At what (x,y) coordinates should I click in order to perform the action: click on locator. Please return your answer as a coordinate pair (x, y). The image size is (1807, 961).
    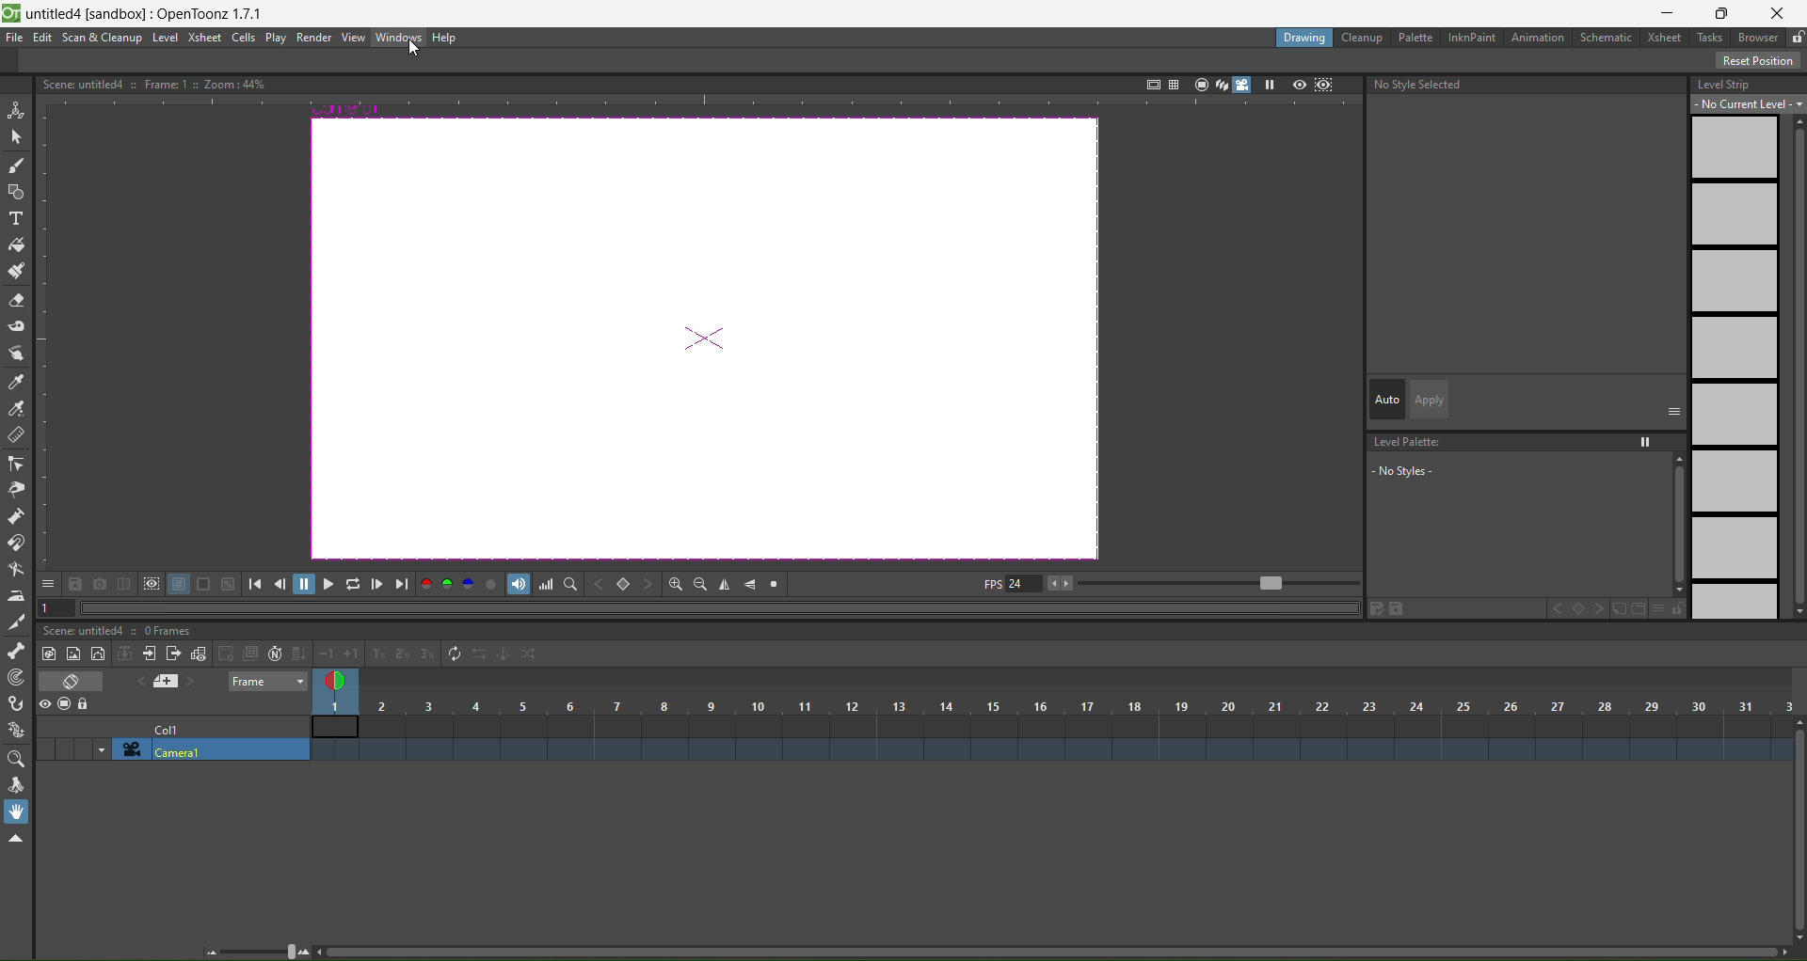
    Looking at the image, I should click on (624, 586).